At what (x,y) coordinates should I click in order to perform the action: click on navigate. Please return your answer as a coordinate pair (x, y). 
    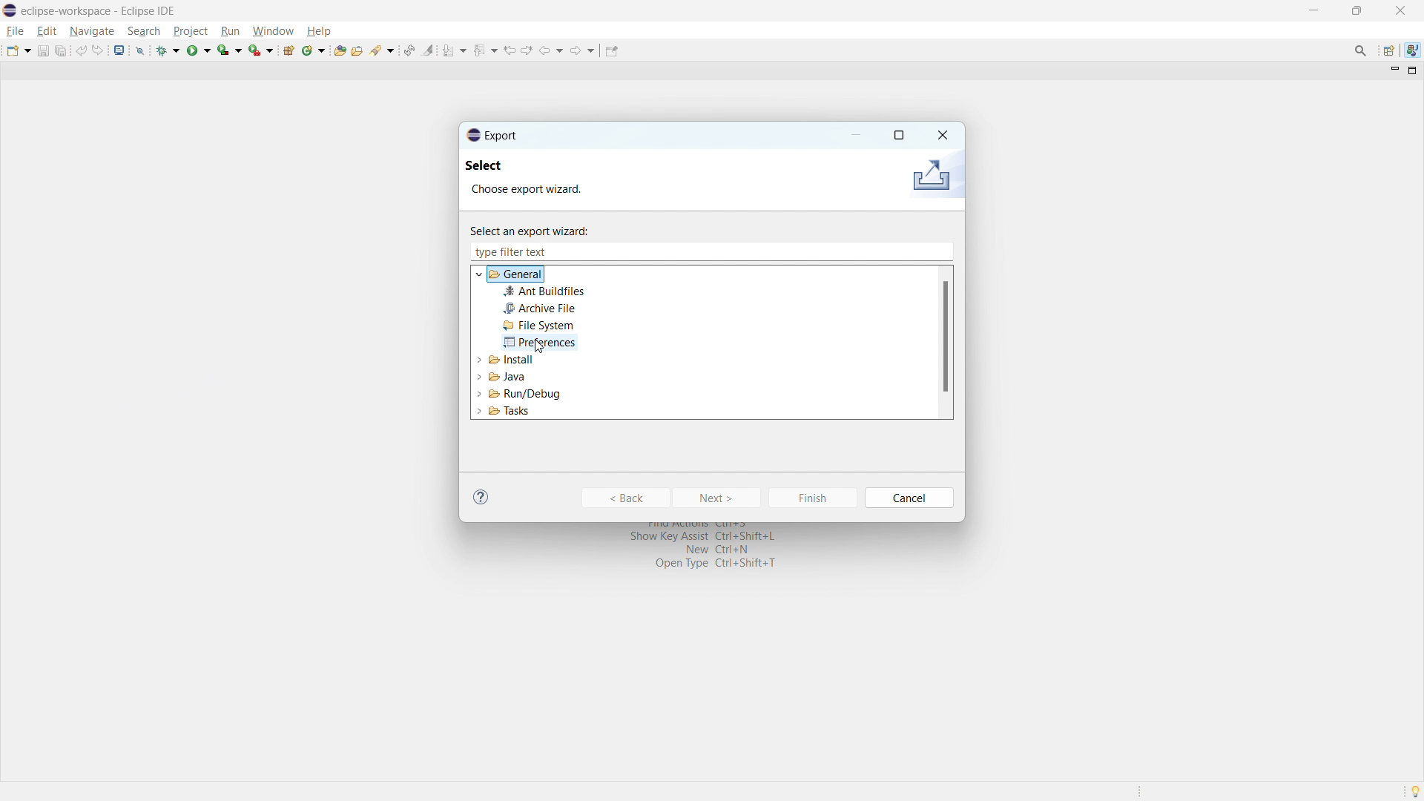
    Looking at the image, I should click on (91, 32).